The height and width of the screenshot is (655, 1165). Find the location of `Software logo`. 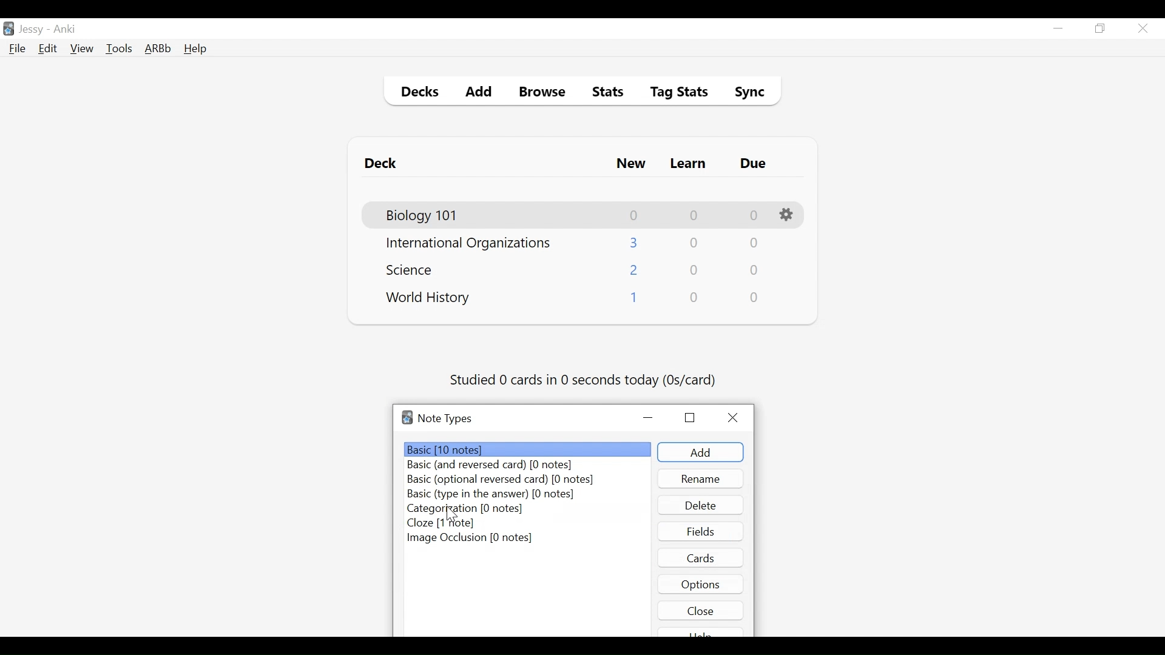

Software logo is located at coordinates (407, 417).